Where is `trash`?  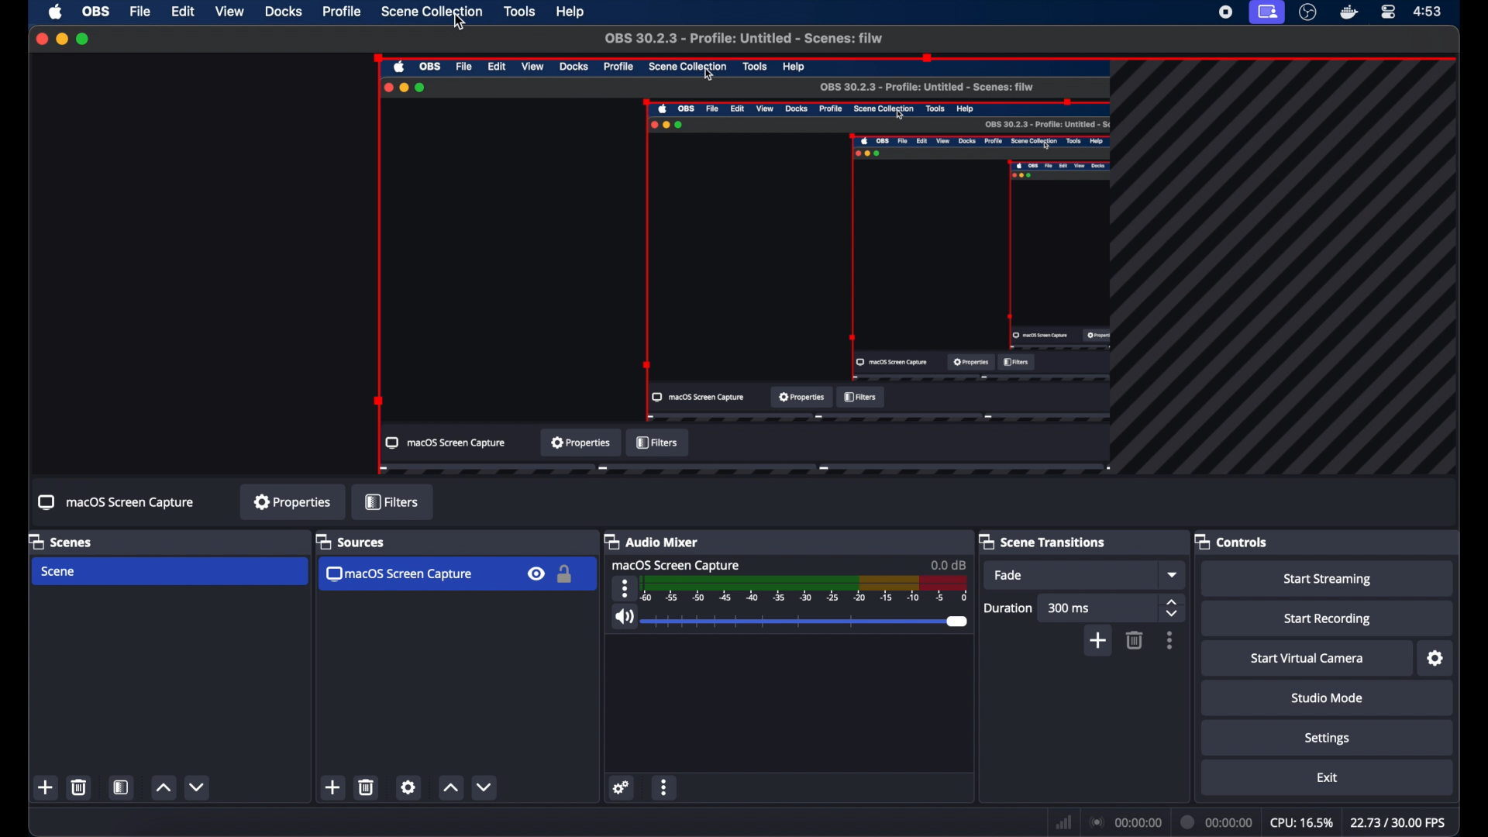
trash is located at coordinates (366, 787).